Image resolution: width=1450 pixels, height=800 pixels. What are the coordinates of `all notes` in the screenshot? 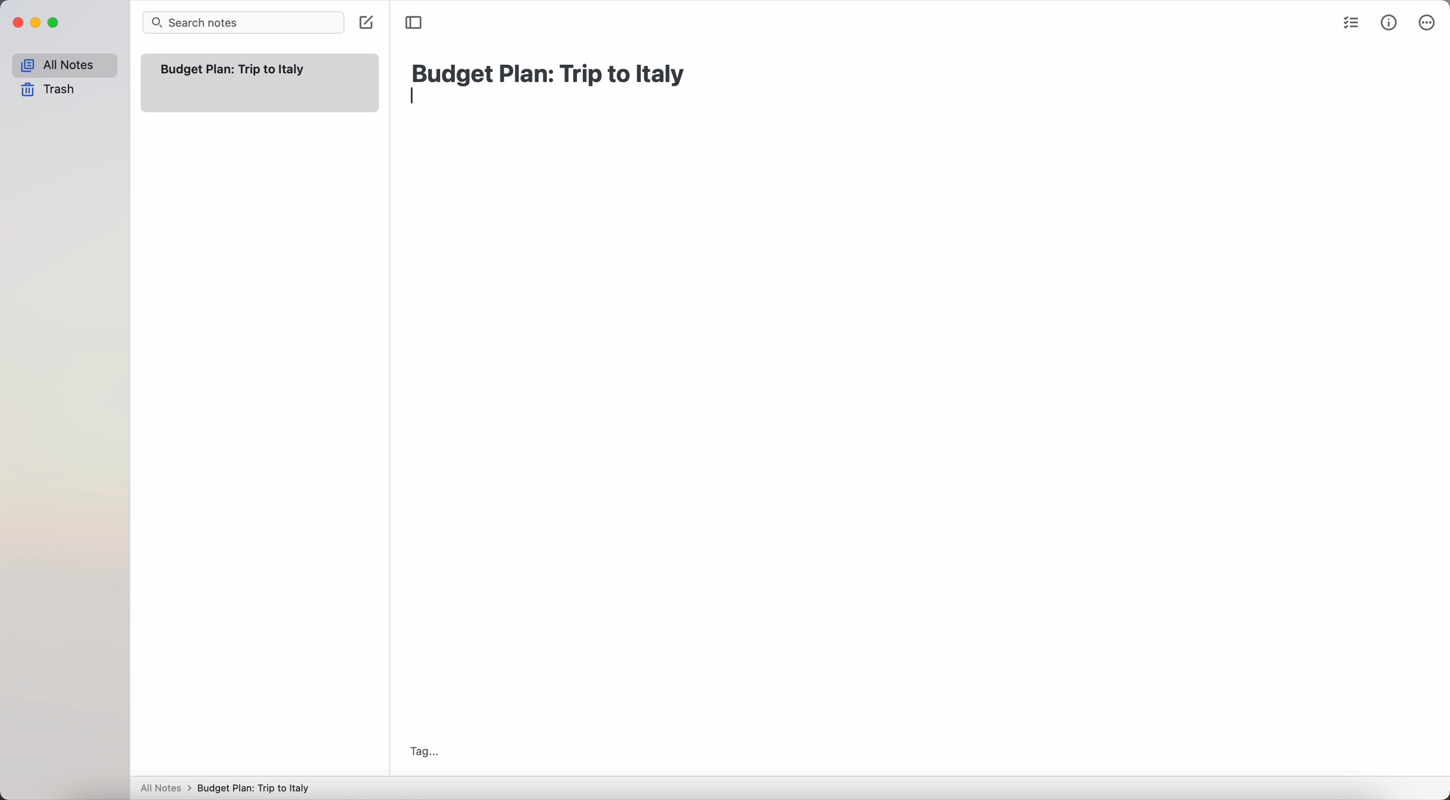 It's located at (64, 65).